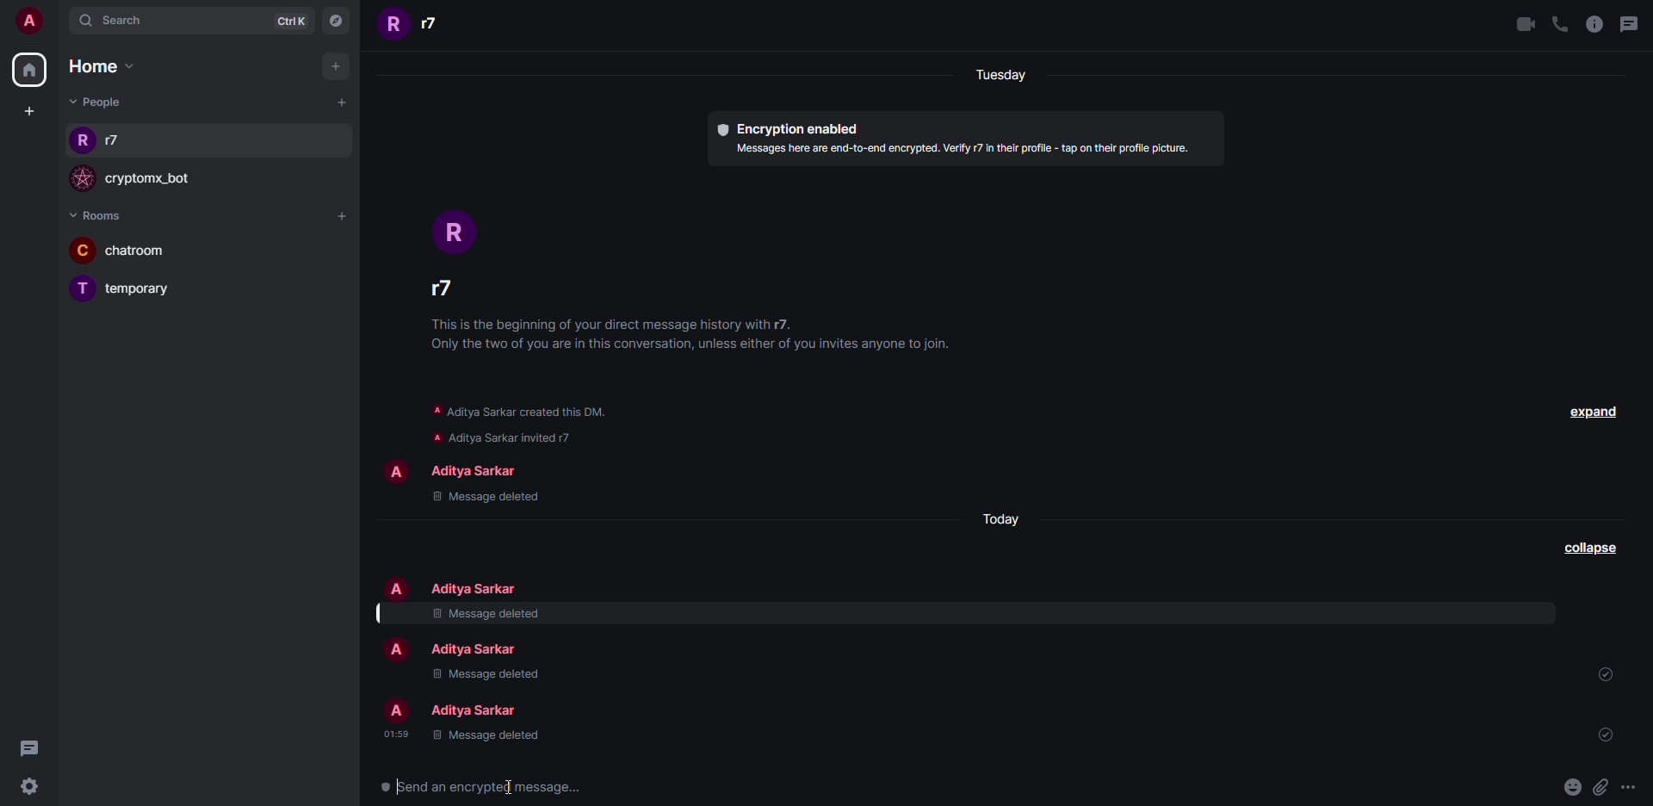 The image size is (1653, 806). Describe the element at coordinates (101, 65) in the screenshot. I see `home` at that location.